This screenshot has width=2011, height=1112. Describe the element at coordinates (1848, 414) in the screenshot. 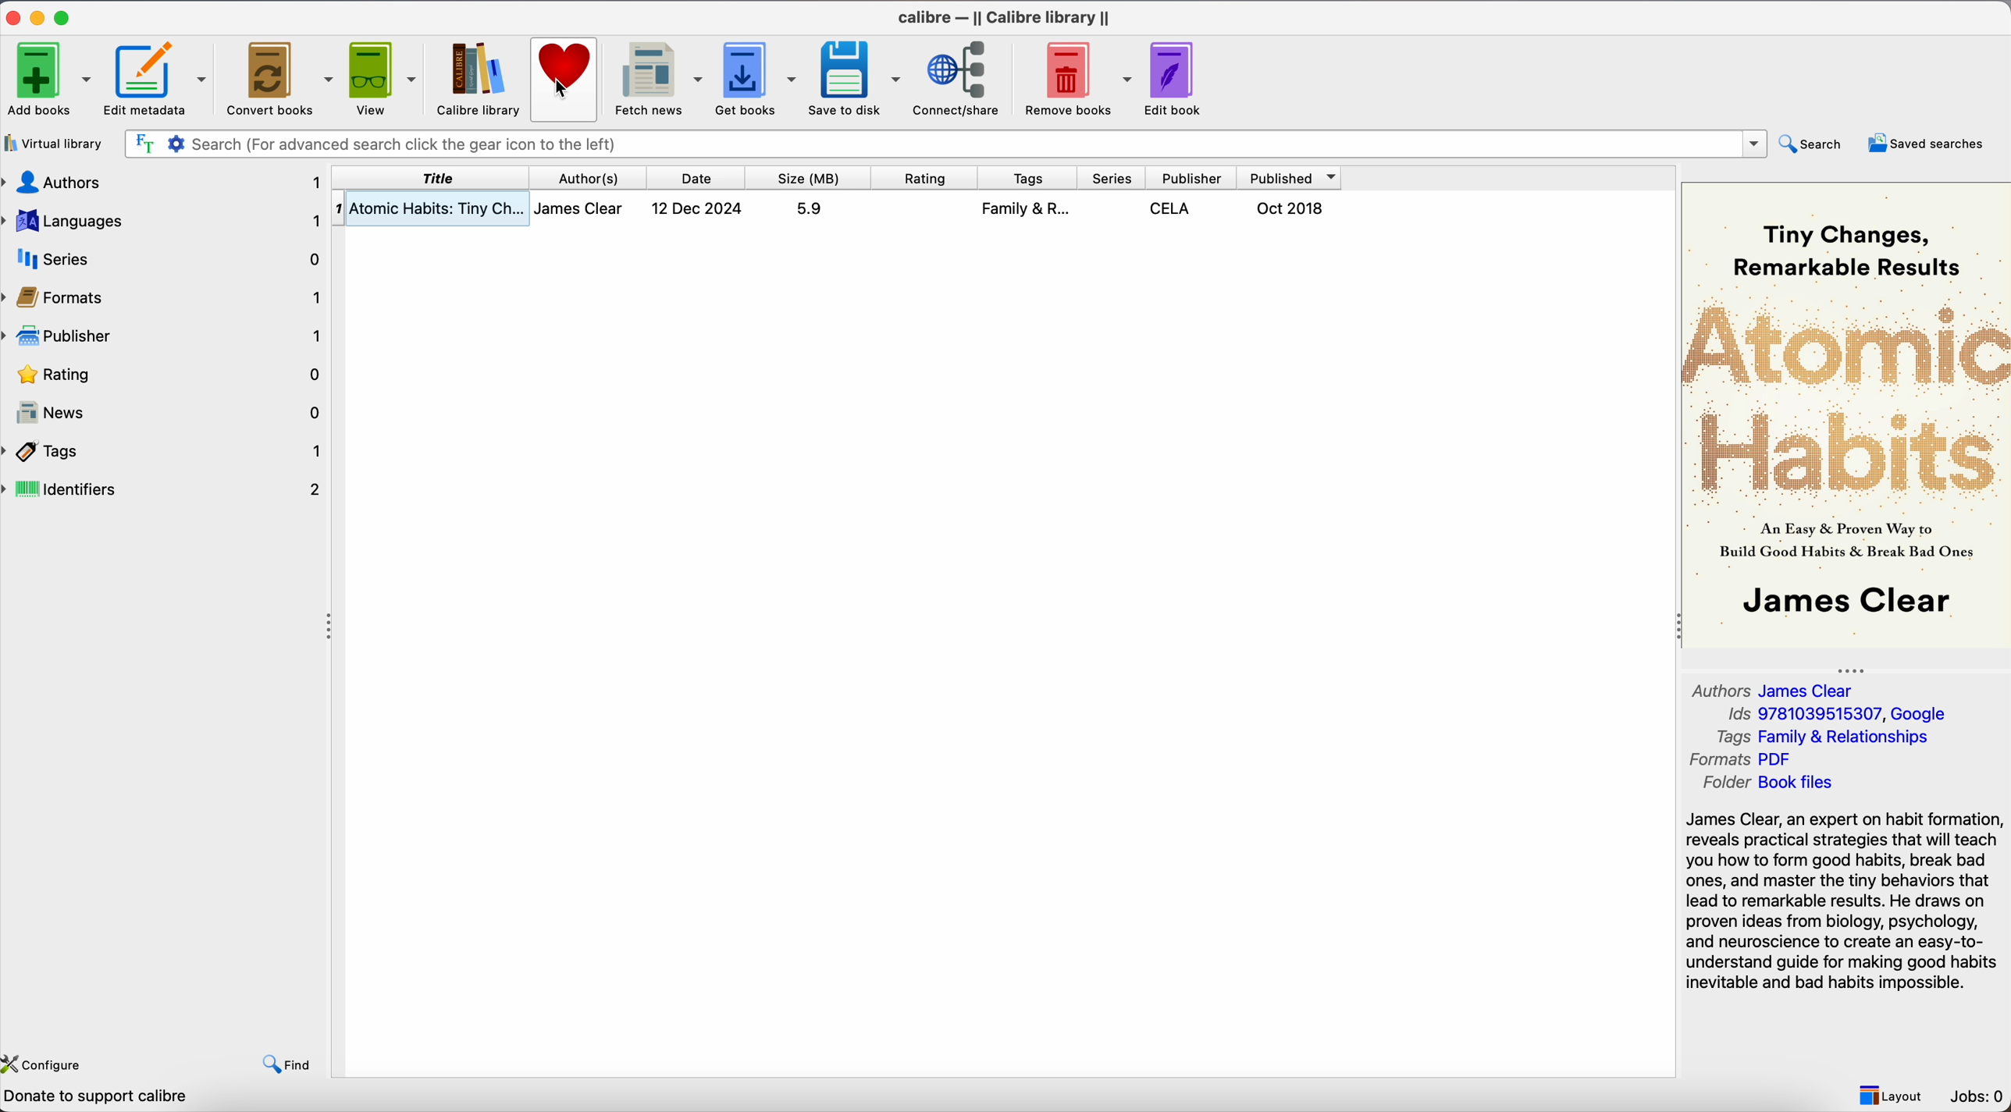

I see `book cover preview` at that location.